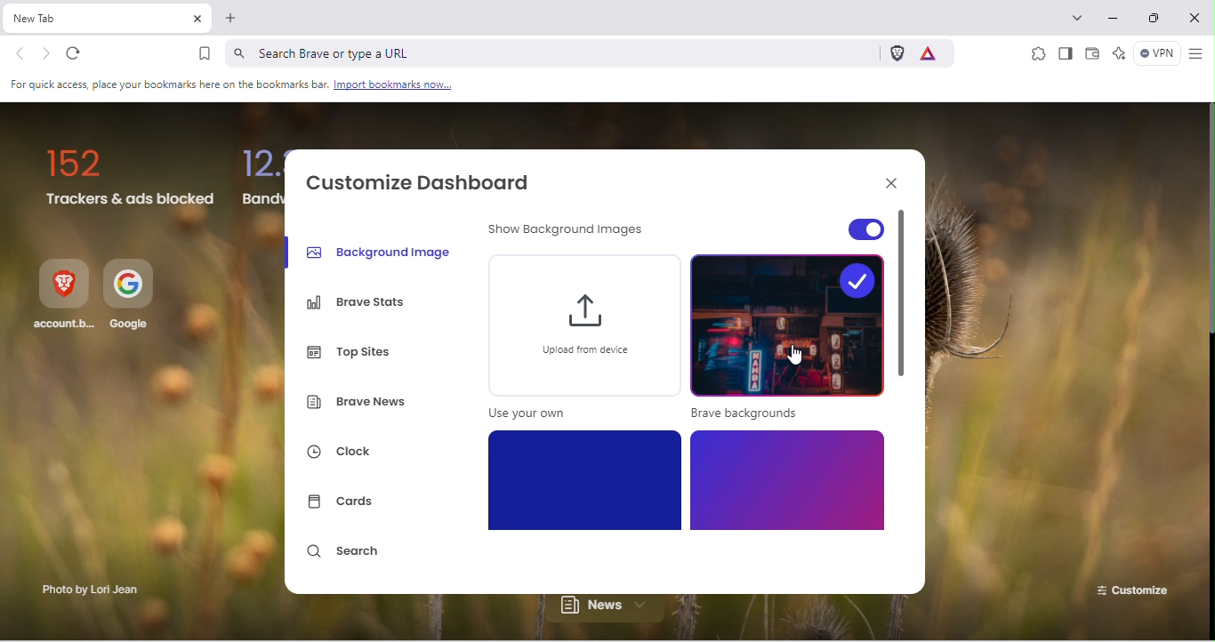 This screenshot has height=642, width=1215. What do you see at coordinates (1207, 220) in the screenshot?
I see `Vertical scroll bar` at bounding box center [1207, 220].